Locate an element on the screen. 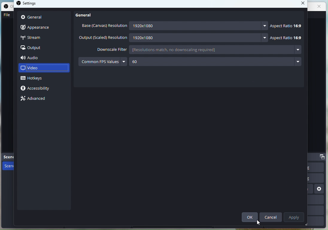  OBS studio logo is located at coordinates (7, 7).